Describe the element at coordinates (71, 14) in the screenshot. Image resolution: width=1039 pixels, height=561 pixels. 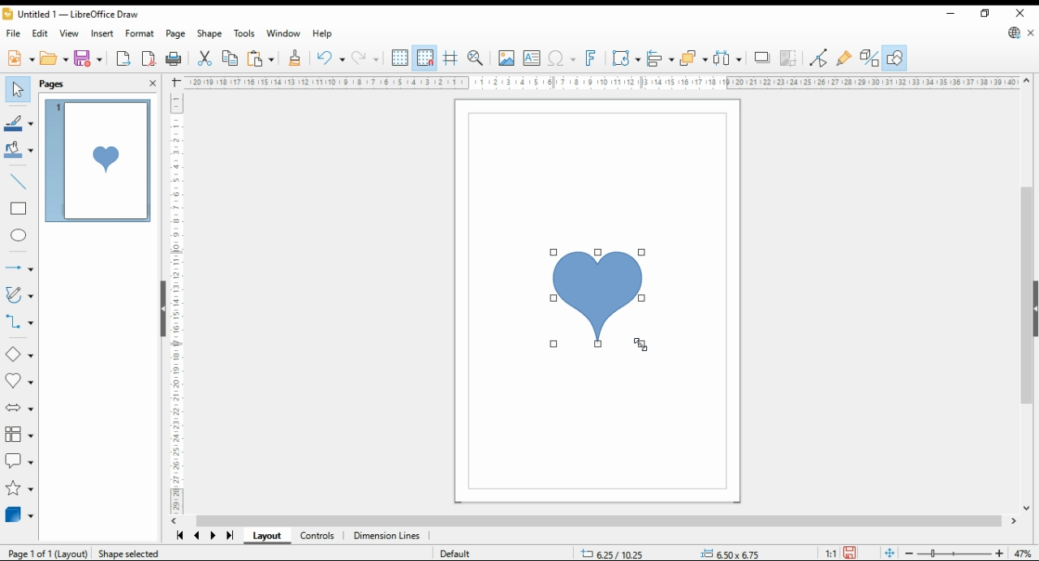
I see `icon and filename` at that location.